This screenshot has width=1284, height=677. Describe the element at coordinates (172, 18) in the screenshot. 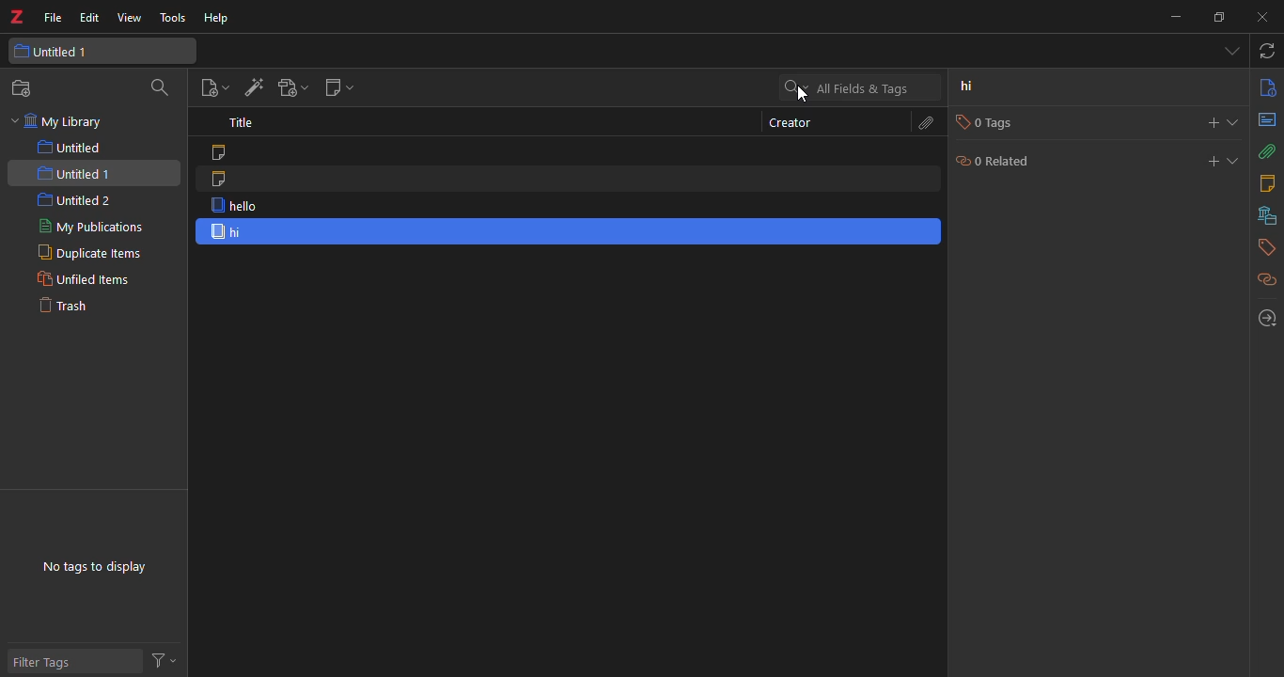

I see `tools` at that location.